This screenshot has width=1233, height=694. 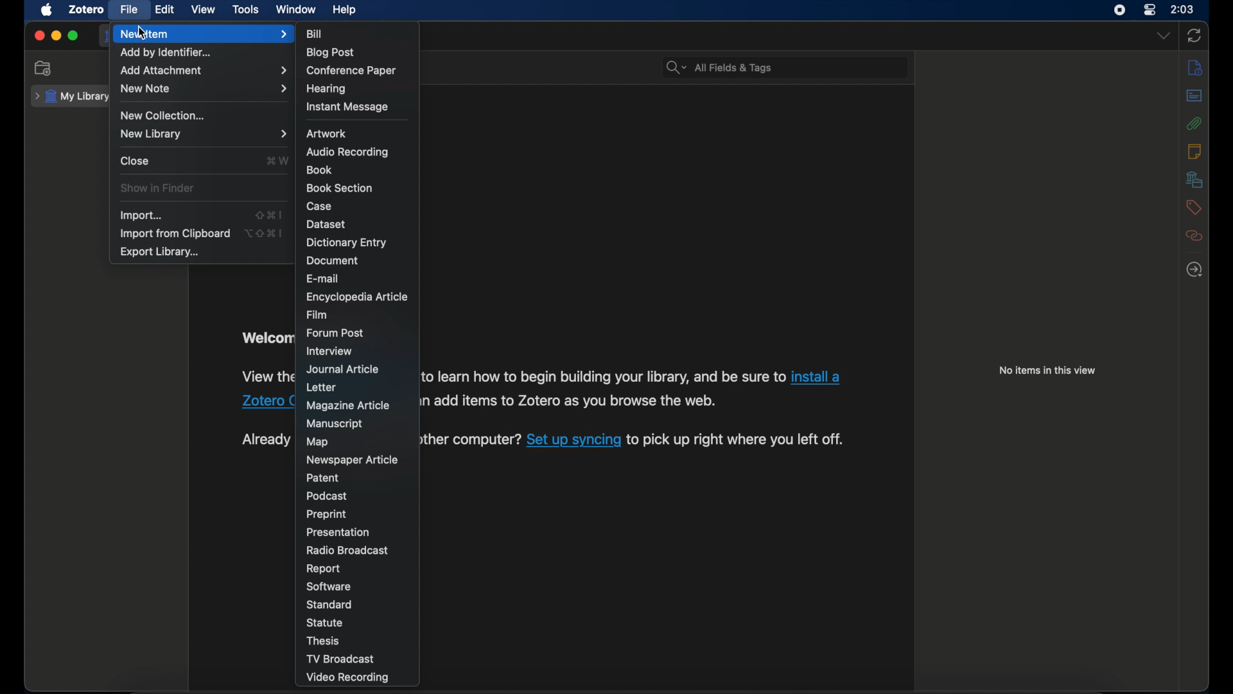 What do you see at coordinates (734, 440) in the screenshot?
I see `text` at bounding box center [734, 440].